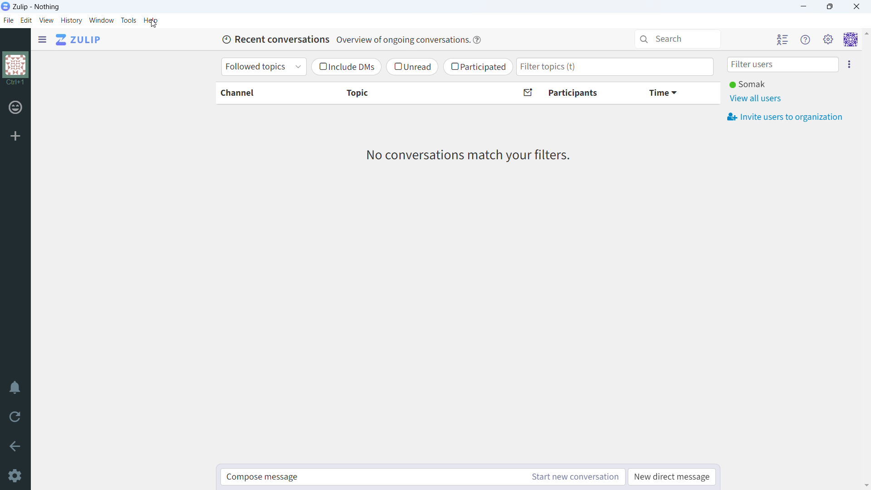  Describe the element at coordinates (15, 136) in the screenshot. I see `add organization` at that location.